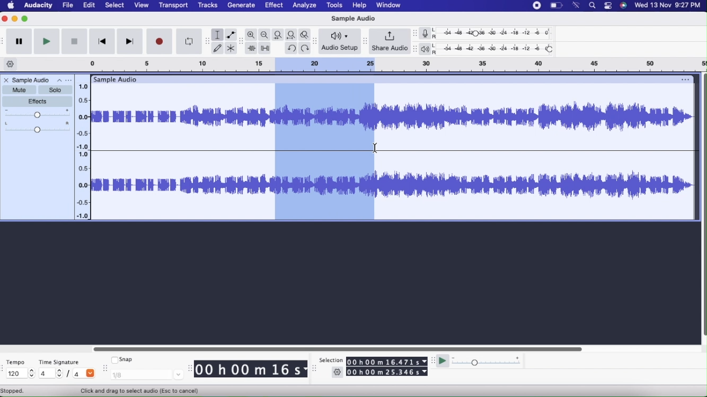 This screenshot has width=707, height=397. I want to click on move toolbar, so click(104, 366).